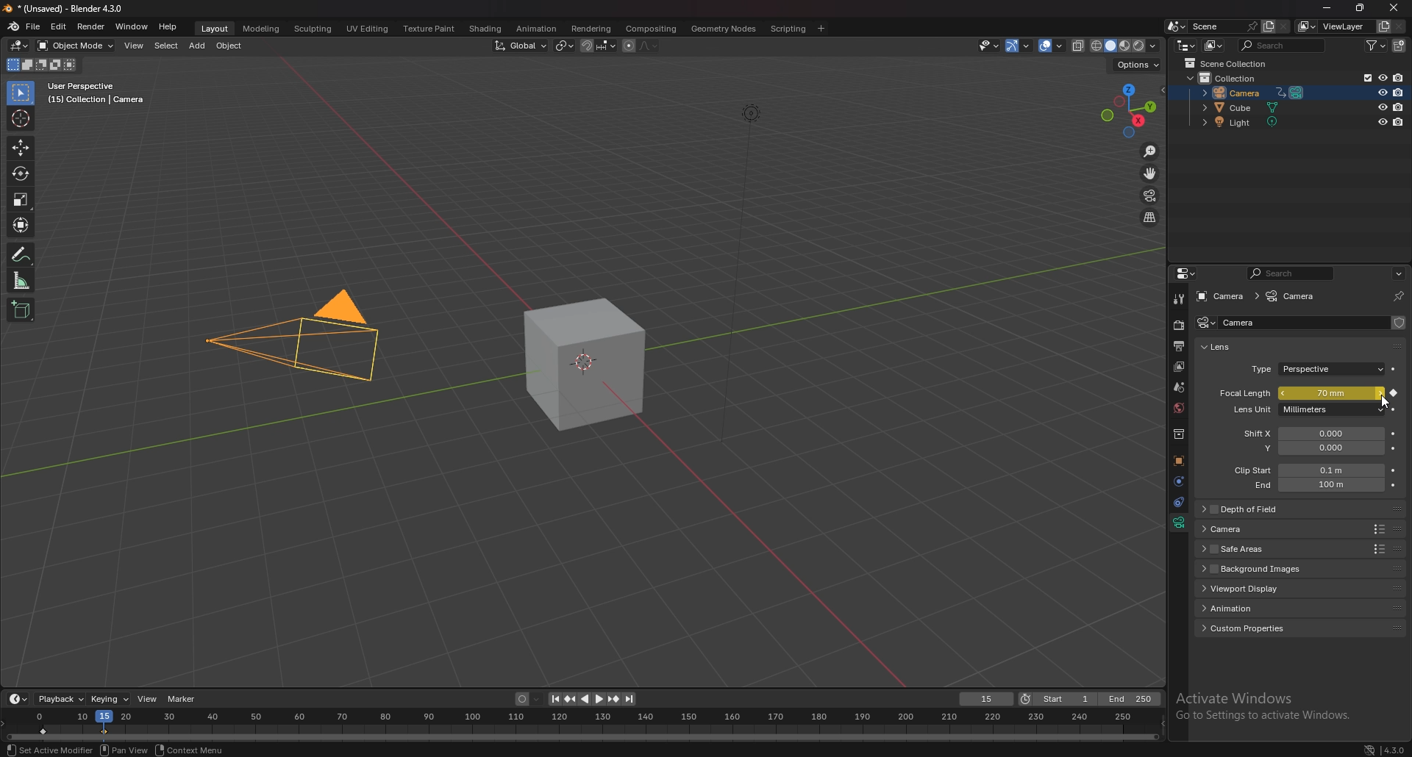  I want to click on filter, so click(1377, 46).